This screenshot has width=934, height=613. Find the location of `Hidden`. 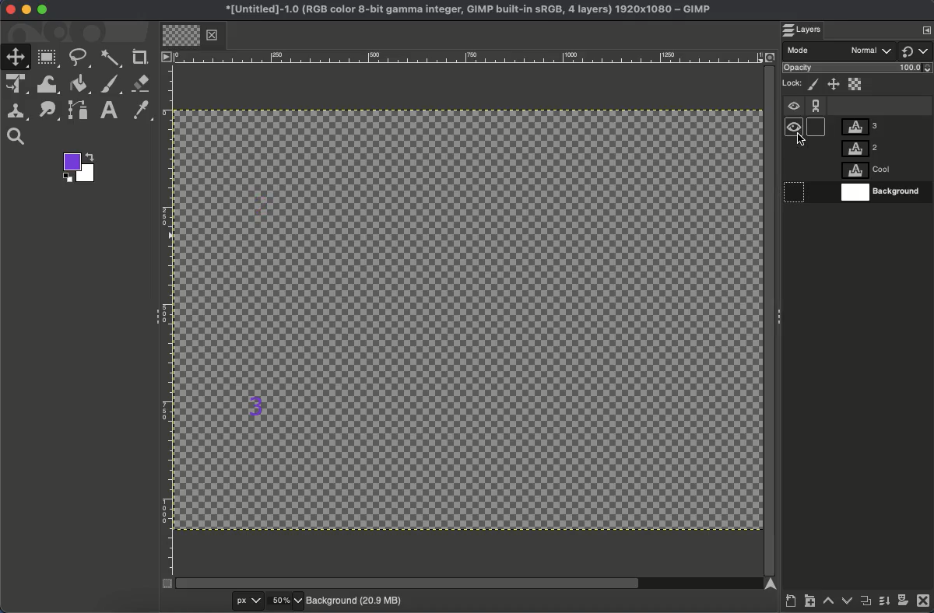

Hidden is located at coordinates (797, 146).